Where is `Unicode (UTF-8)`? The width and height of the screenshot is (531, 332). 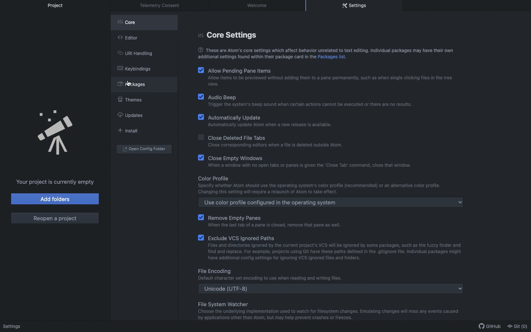
Unicode (UTF-8) is located at coordinates (332, 288).